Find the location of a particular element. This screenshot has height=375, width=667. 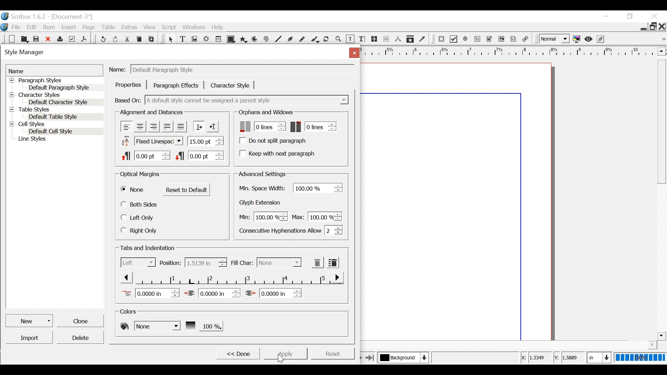

Measurements is located at coordinates (398, 39).